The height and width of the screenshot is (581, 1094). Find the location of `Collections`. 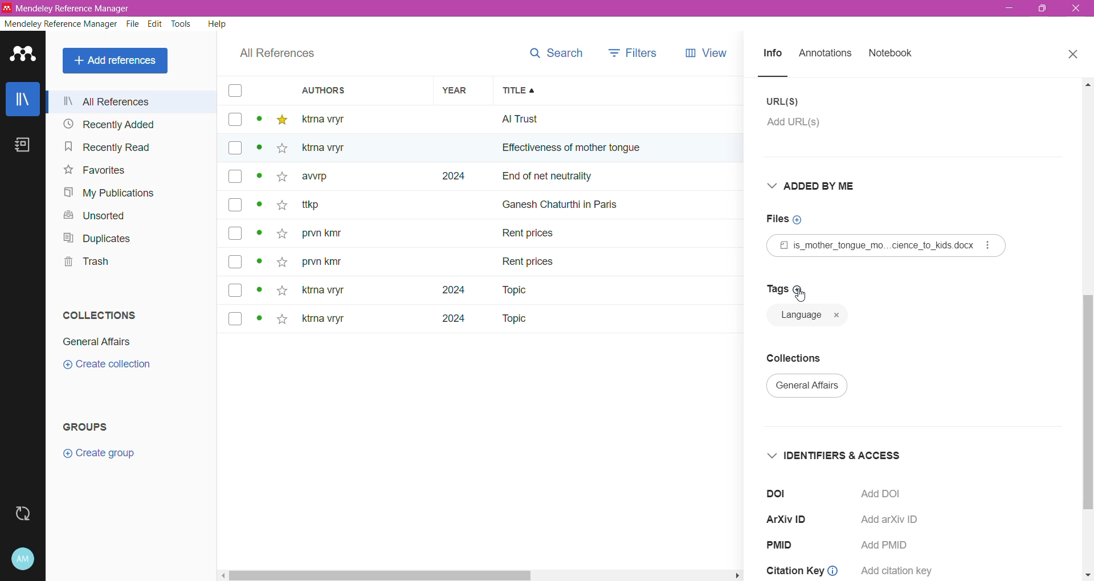

Collections is located at coordinates (802, 355).